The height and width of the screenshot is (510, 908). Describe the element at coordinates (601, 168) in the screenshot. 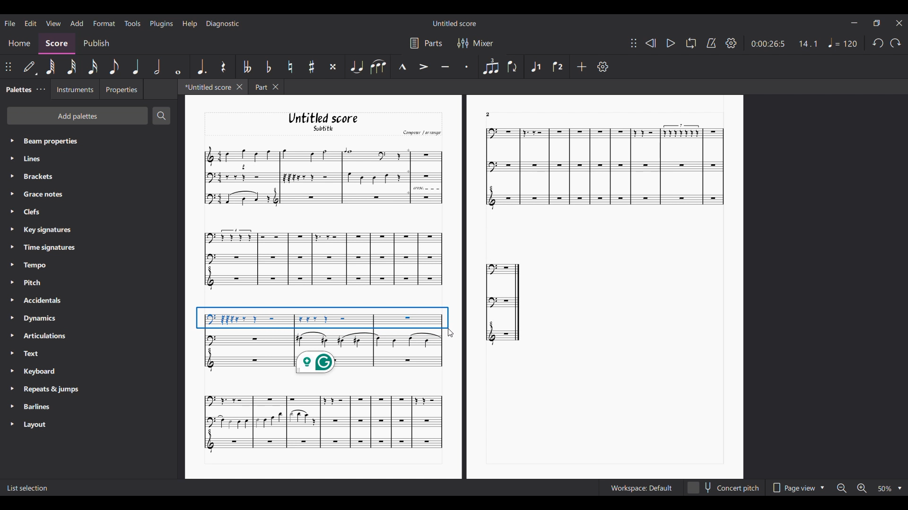

I see `Graph` at that location.